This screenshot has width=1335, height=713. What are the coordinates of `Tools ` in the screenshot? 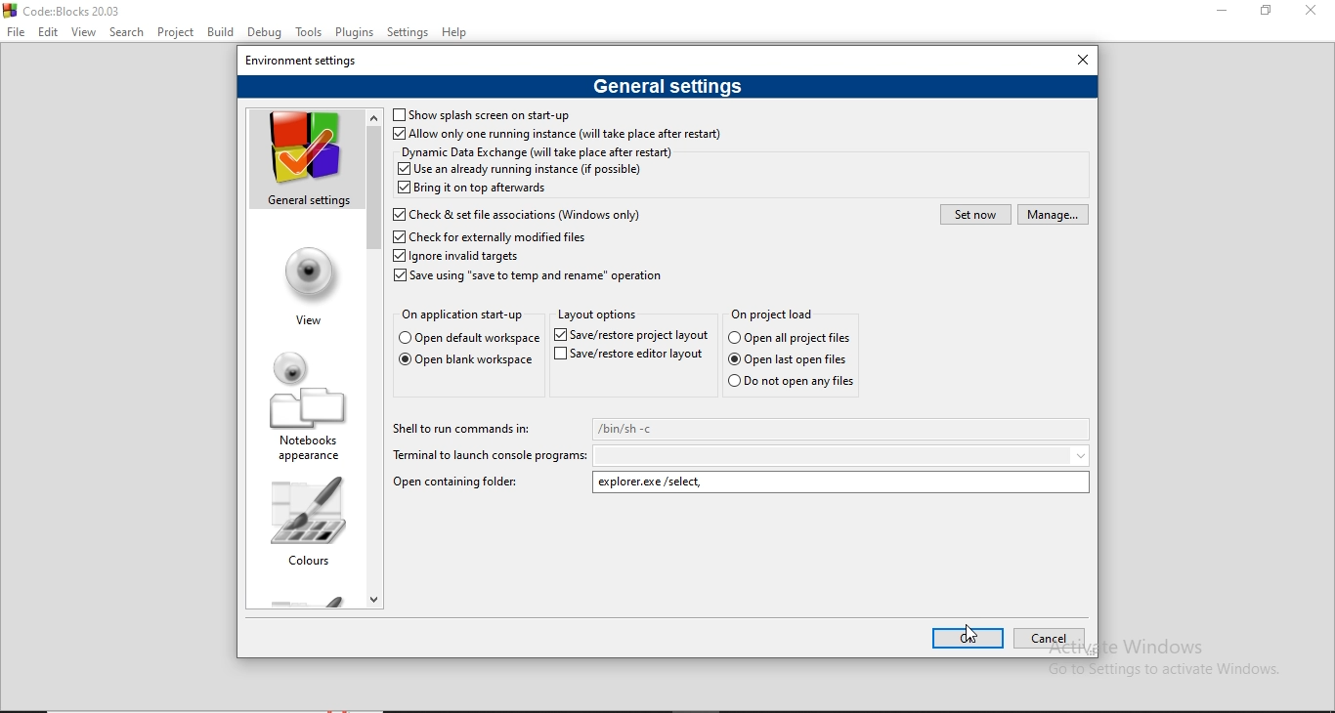 It's located at (309, 32).